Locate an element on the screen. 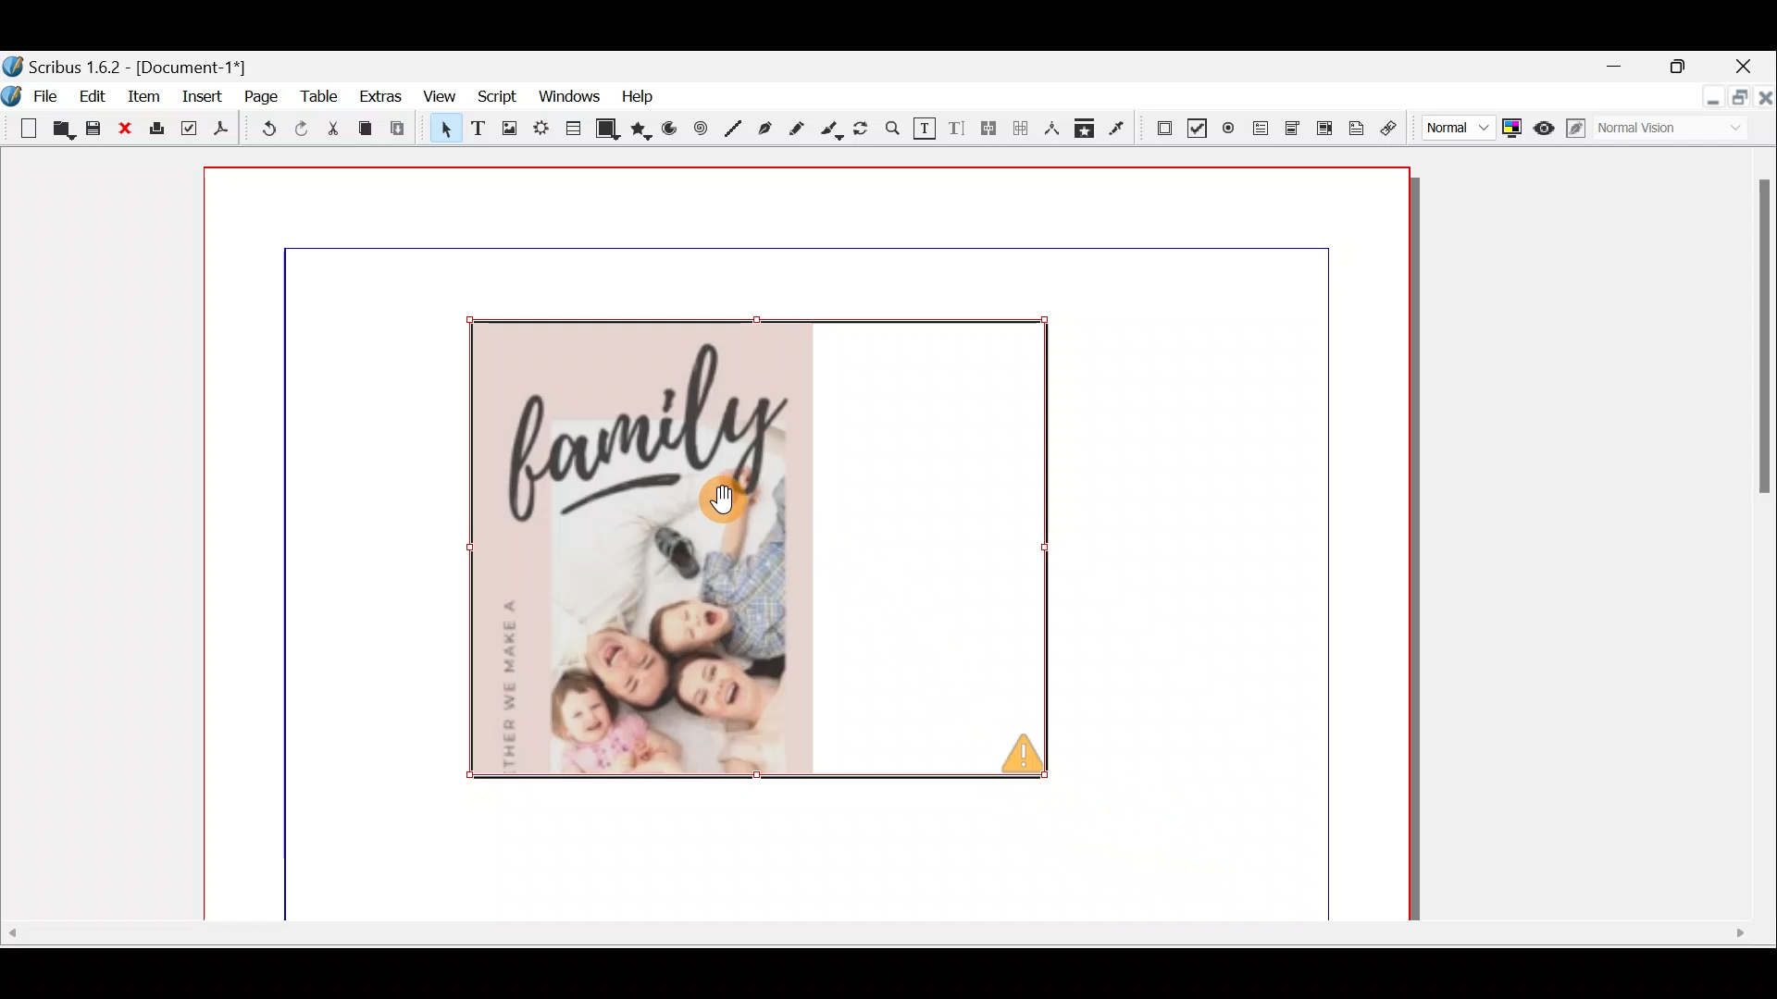 This screenshot has height=999, width=1777. Measurements is located at coordinates (1050, 127).